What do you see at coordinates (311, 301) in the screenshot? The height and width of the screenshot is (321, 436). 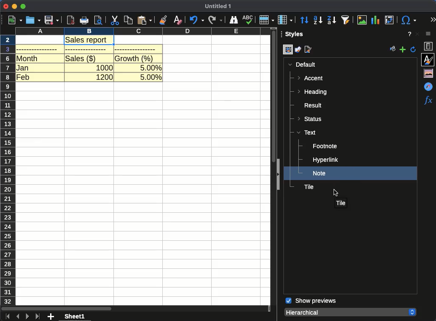 I see `show previews` at bounding box center [311, 301].